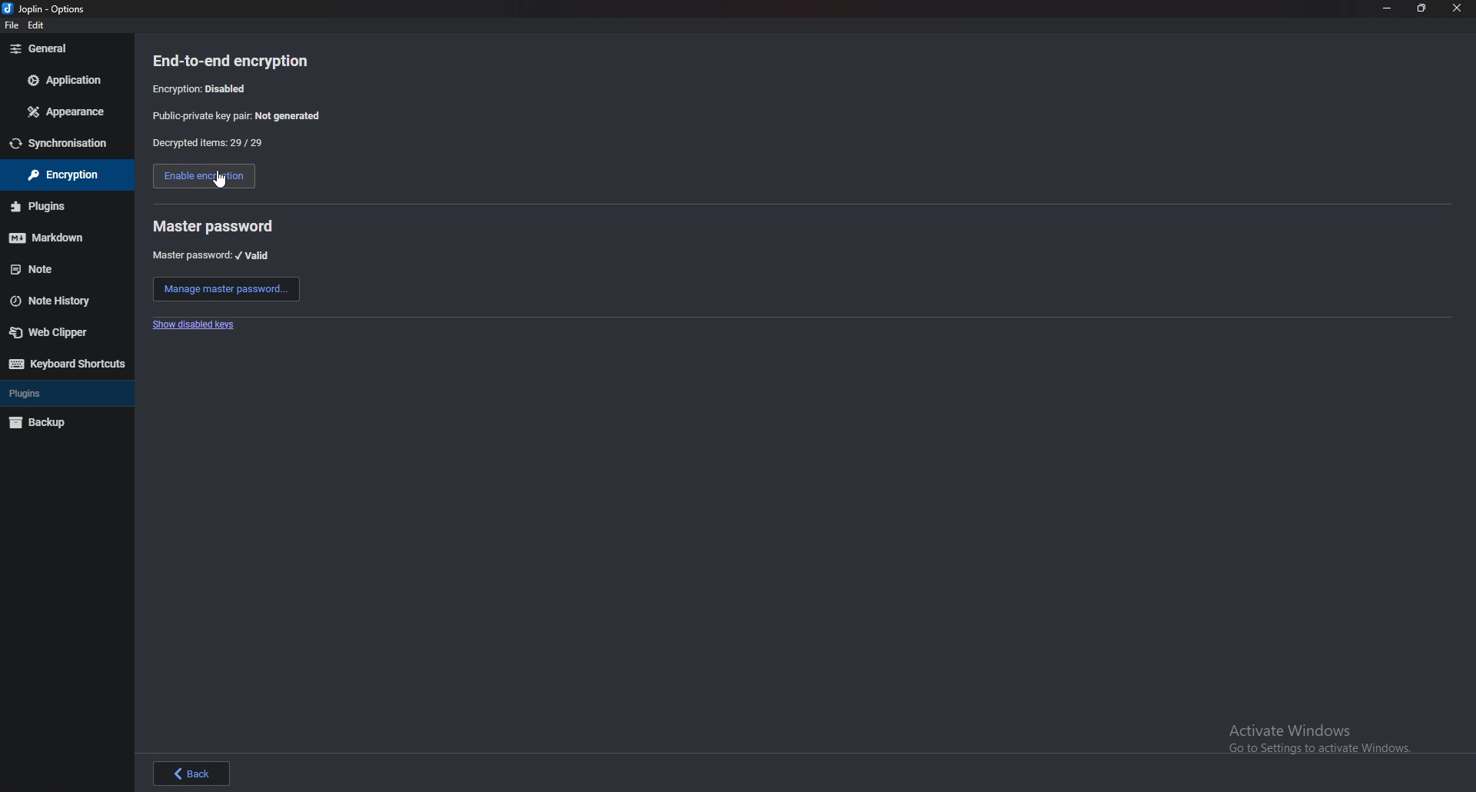 This screenshot has height=792, width=1476. Describe the element at coordinates (65, 79) in the screenshot. I see `` at that location.